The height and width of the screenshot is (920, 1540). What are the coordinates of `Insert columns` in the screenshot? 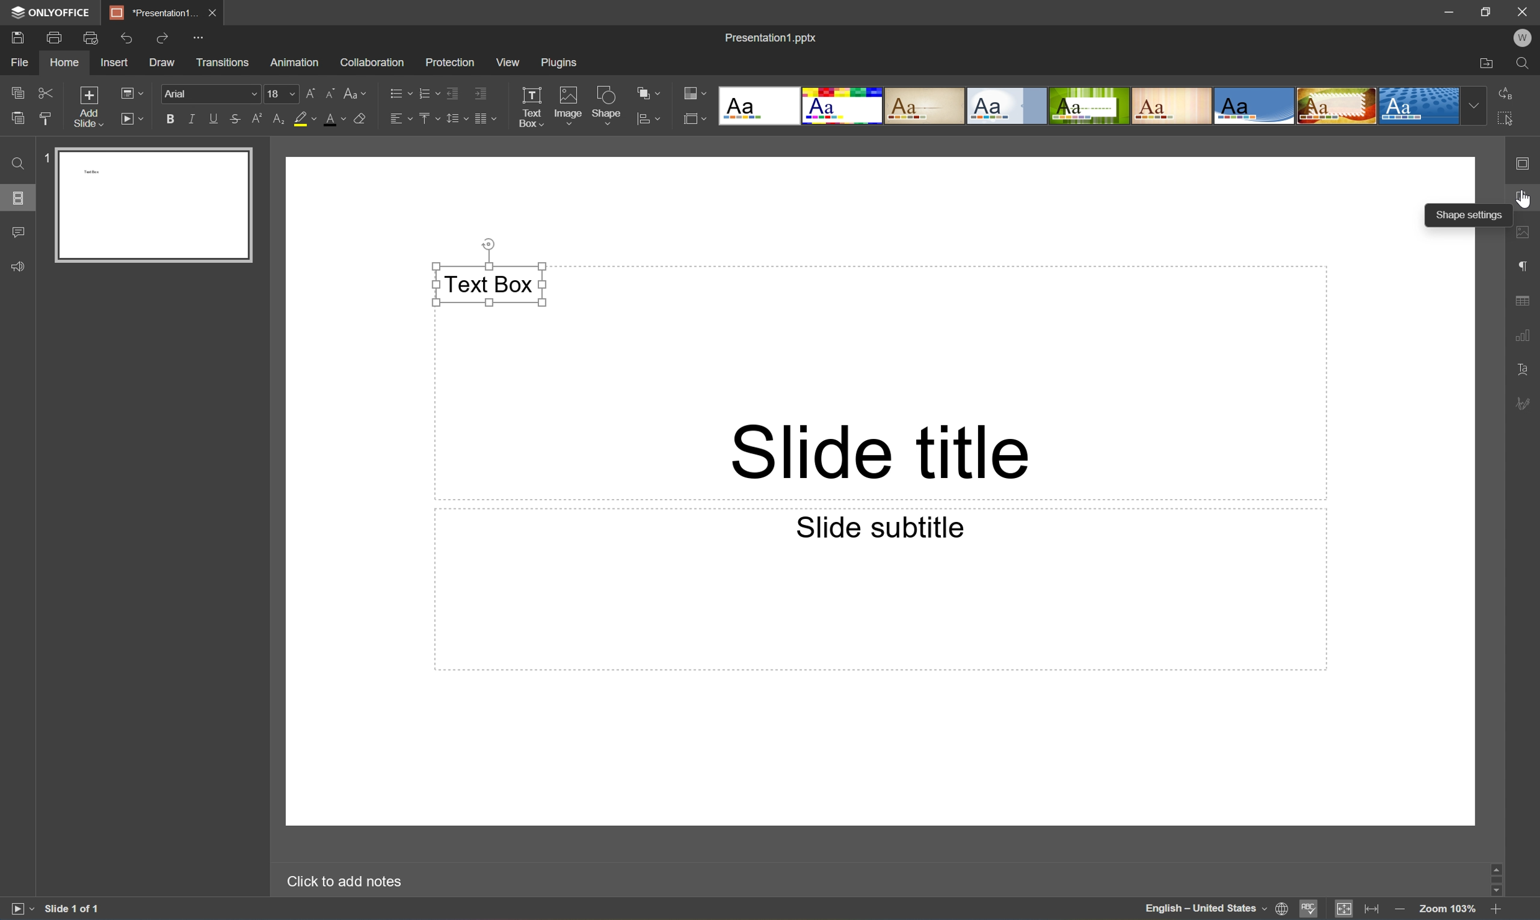 It's located at (486, 121).